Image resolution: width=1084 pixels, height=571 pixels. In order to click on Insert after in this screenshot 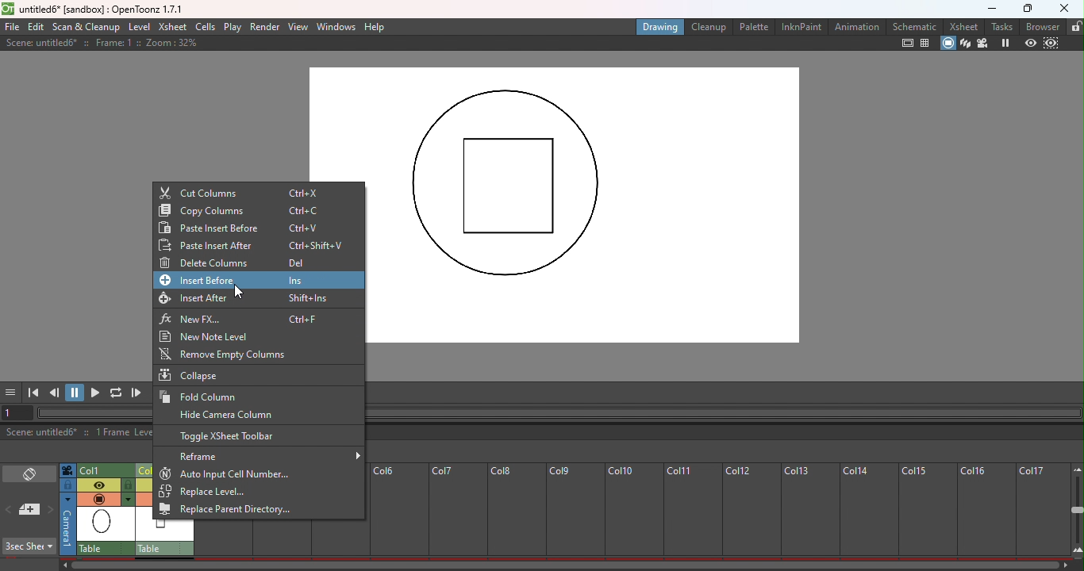, I will do `click(253, 298)`.